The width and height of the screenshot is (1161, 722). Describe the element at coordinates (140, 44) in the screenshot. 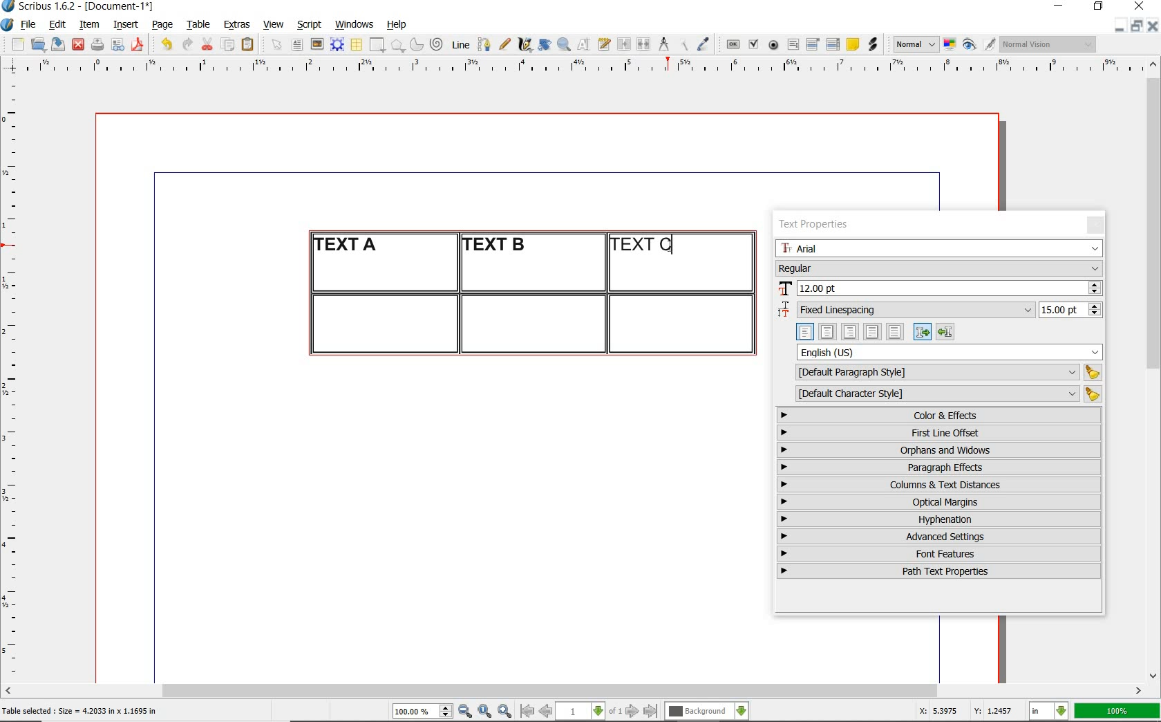

I see `save as pdf` at that location.